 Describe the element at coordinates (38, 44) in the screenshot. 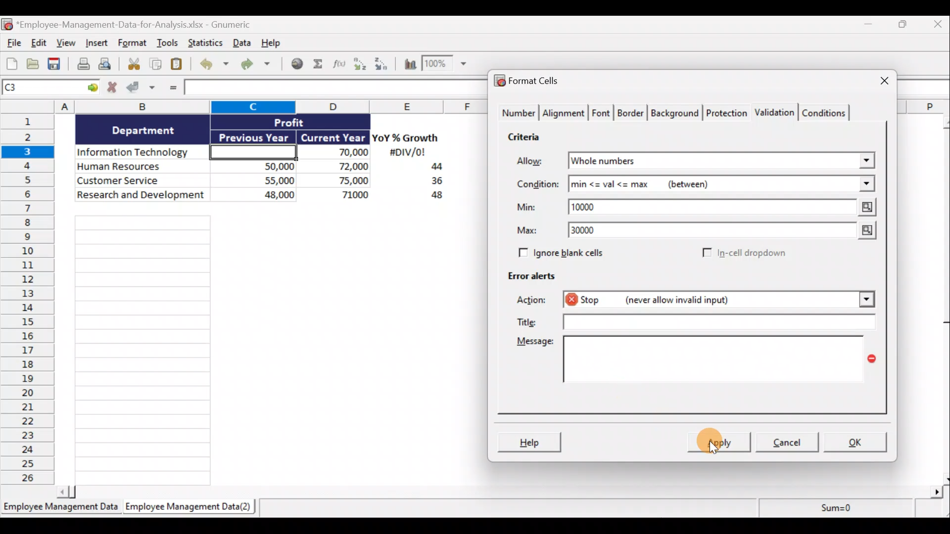

I see `Edit` at that location.